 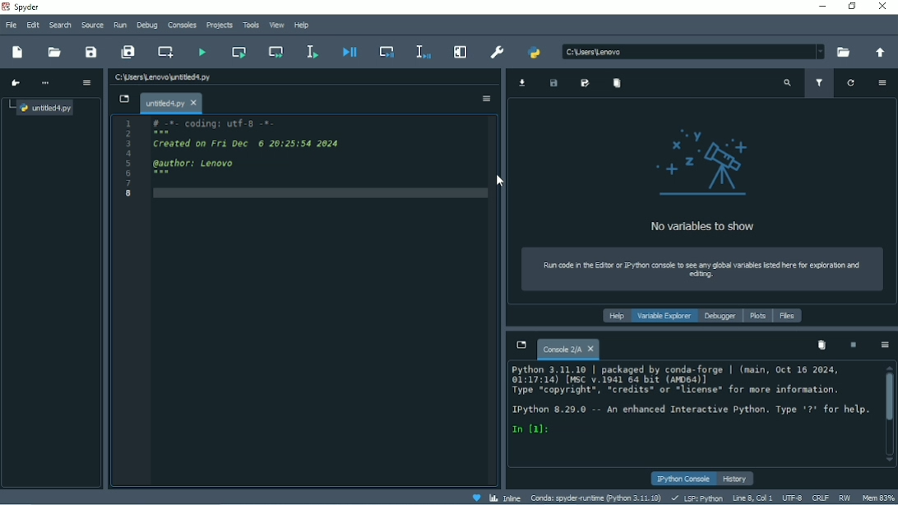 What do you see at coordinates (664, 316) in the screenshot?
I see `Variable explorer` at bounding box center [664, 316].